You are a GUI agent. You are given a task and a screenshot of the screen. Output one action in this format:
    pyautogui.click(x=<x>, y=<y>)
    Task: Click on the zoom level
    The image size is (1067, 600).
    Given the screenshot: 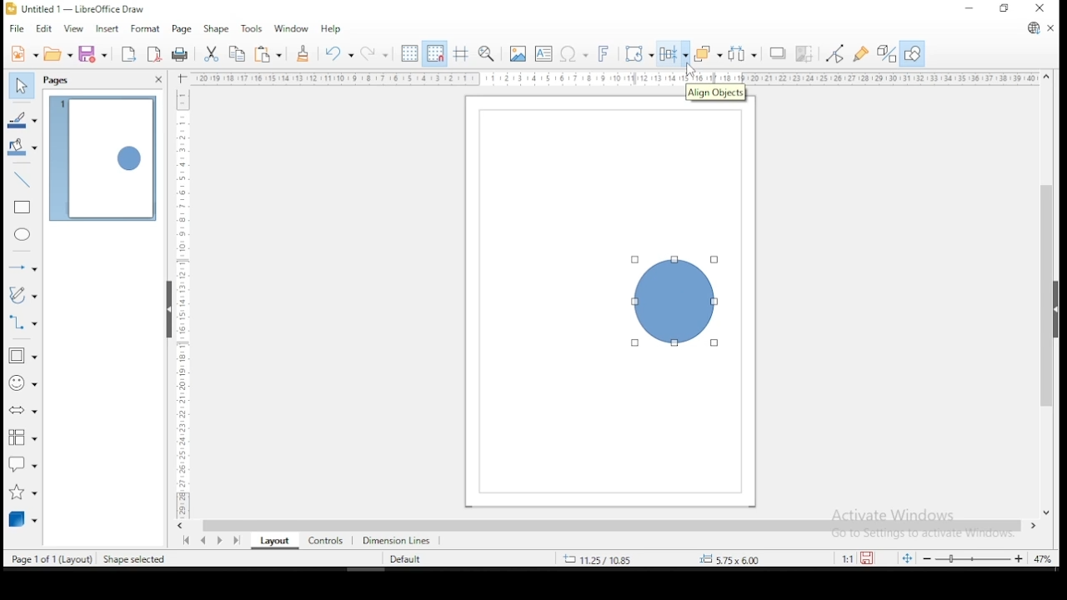 What is the action you would take?
    pyautogui.click(x=1043, y=561)
    